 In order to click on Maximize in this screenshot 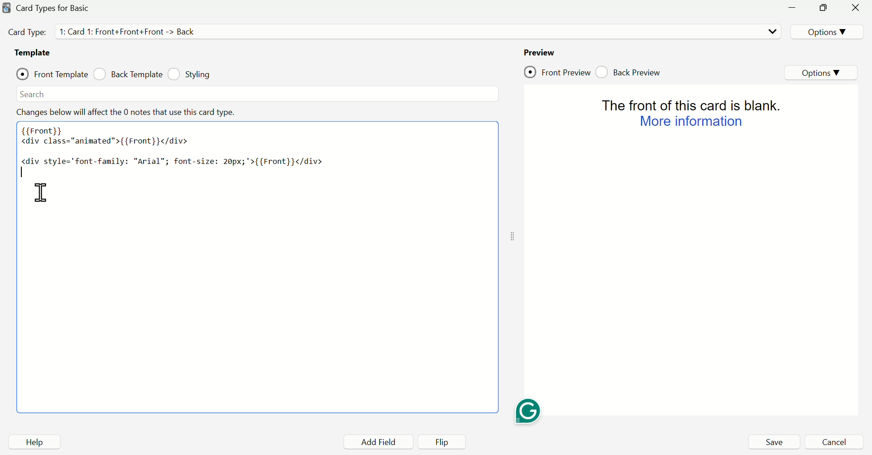, I will do `click(822, 7)`.